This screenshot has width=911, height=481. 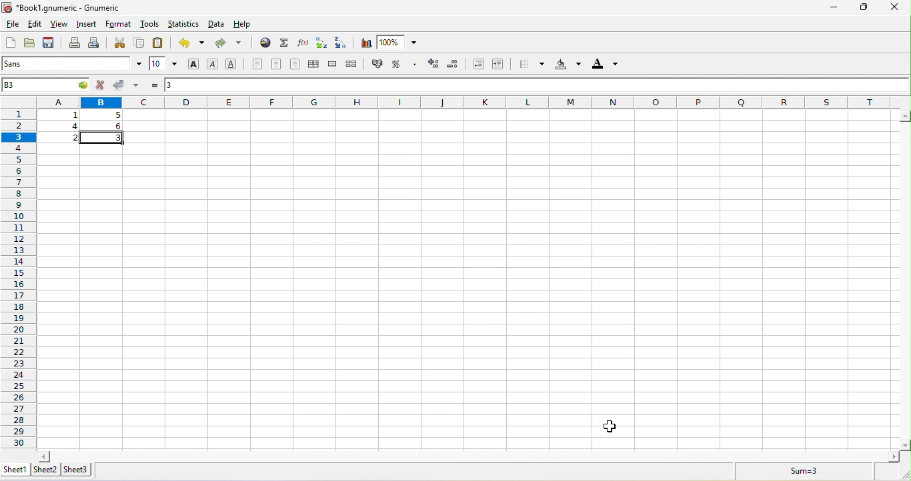 What do you see at coordinates (454, 65) in the screenshot?
I see `decrease the number` at bounding box center [454, 65].